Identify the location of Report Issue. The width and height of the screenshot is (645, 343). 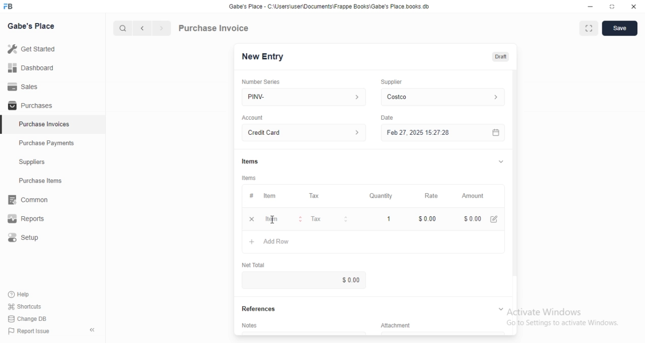
(29, 331).